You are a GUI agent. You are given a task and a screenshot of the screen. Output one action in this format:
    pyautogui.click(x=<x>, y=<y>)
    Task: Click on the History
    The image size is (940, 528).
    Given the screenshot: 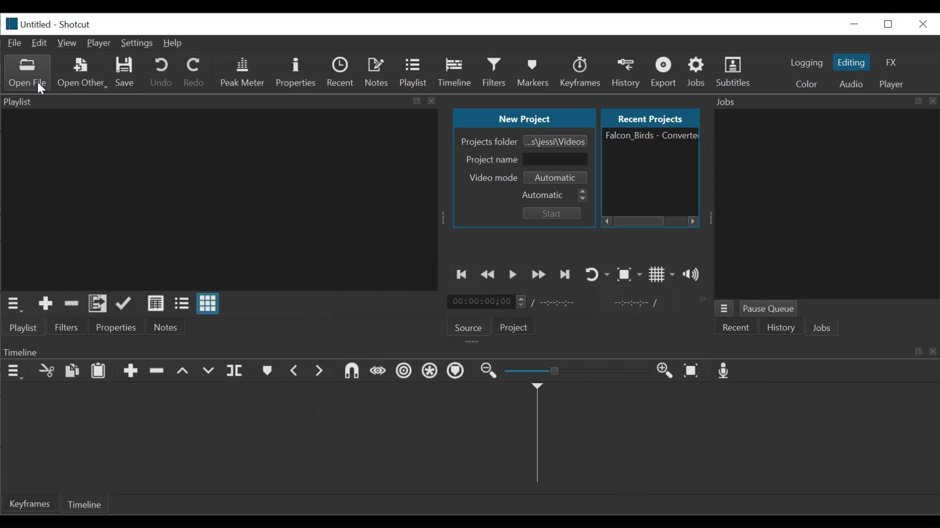 What is the action you would take?
    pyautogui.click(x=782, y=329)
    